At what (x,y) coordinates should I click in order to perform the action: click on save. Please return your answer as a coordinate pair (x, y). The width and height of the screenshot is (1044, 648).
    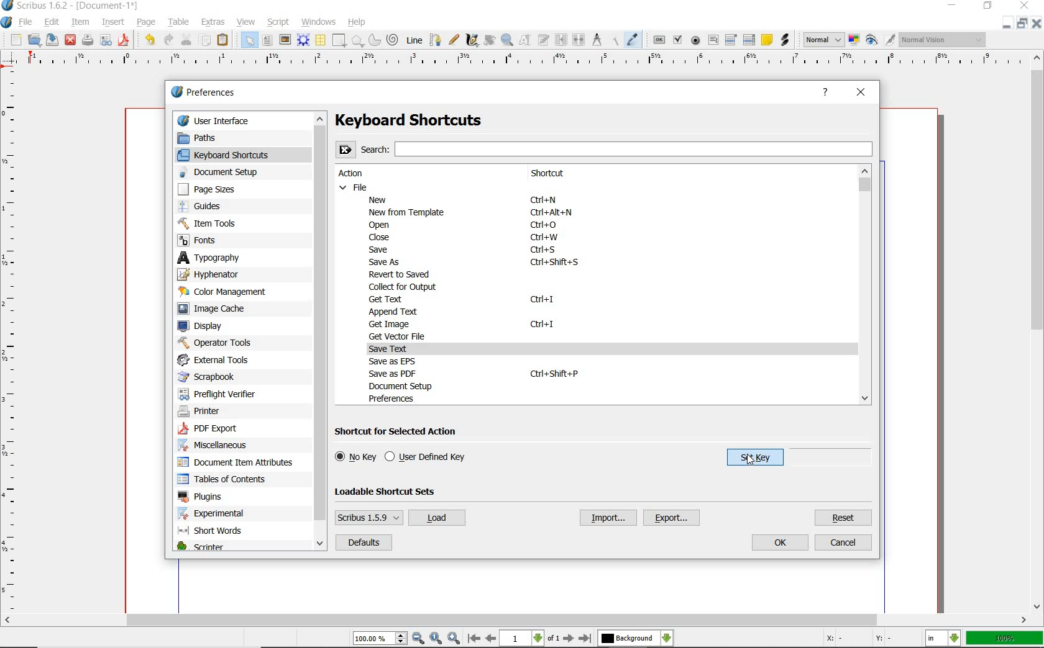
    Looking at the image, I should click on (50, 40).